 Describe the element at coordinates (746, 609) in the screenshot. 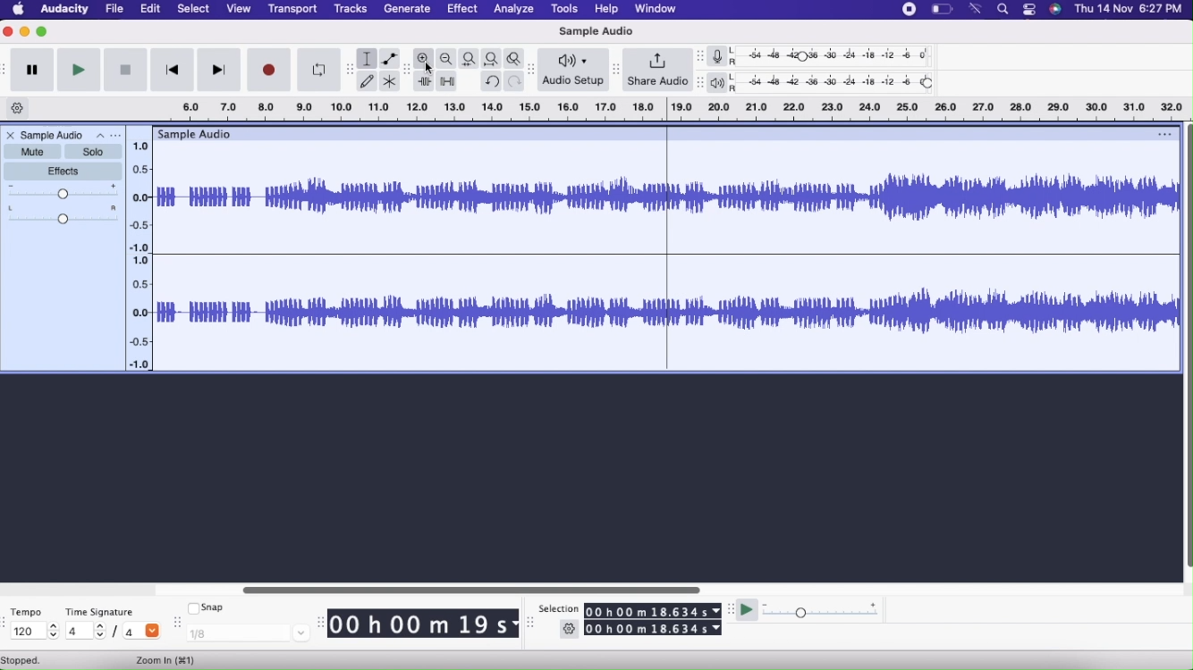

I see `Play at speed` at that location.